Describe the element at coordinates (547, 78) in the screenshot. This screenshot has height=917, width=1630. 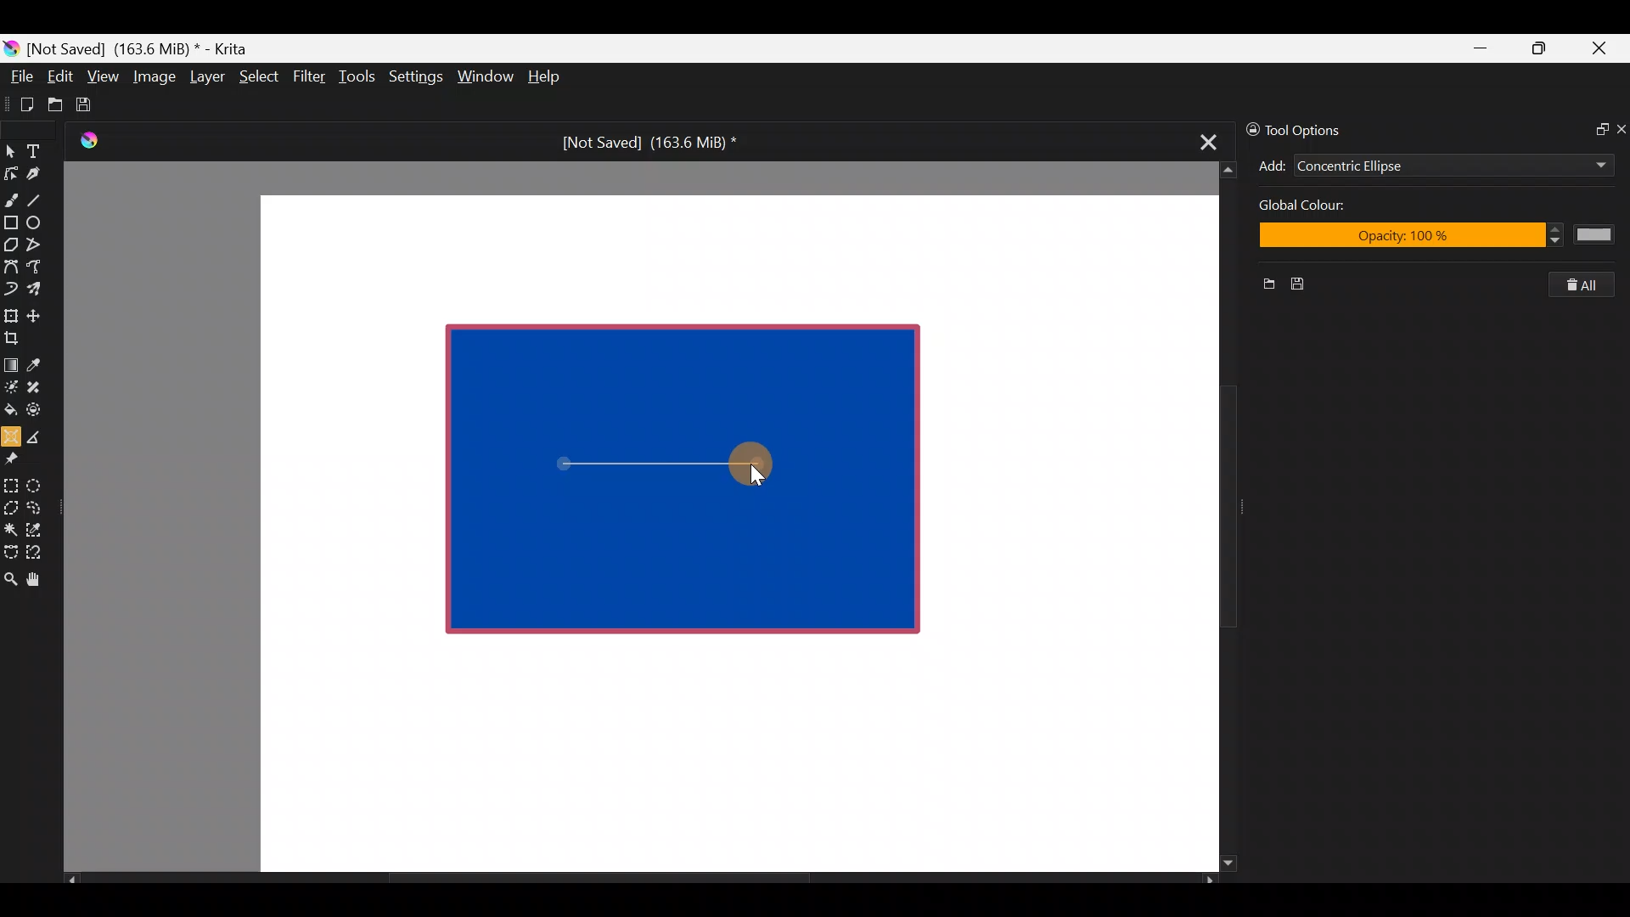
I see `Help` at that location.